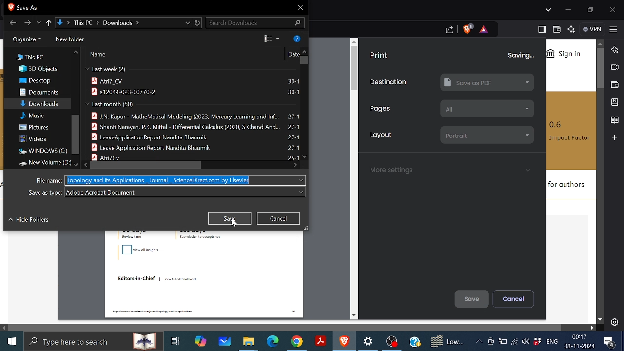 The image size is (624, 351). Describe the element at coordinates (49, 24) in the screenshot. I see `Up to` at that location.